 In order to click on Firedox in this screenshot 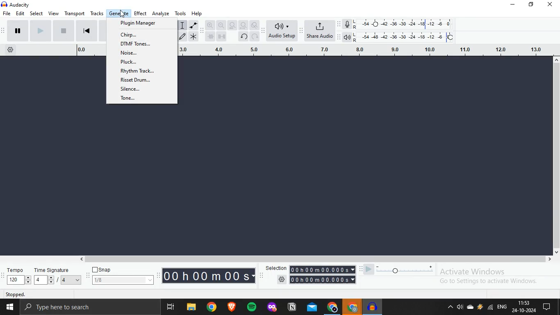, I will do `click(272, 308)`.